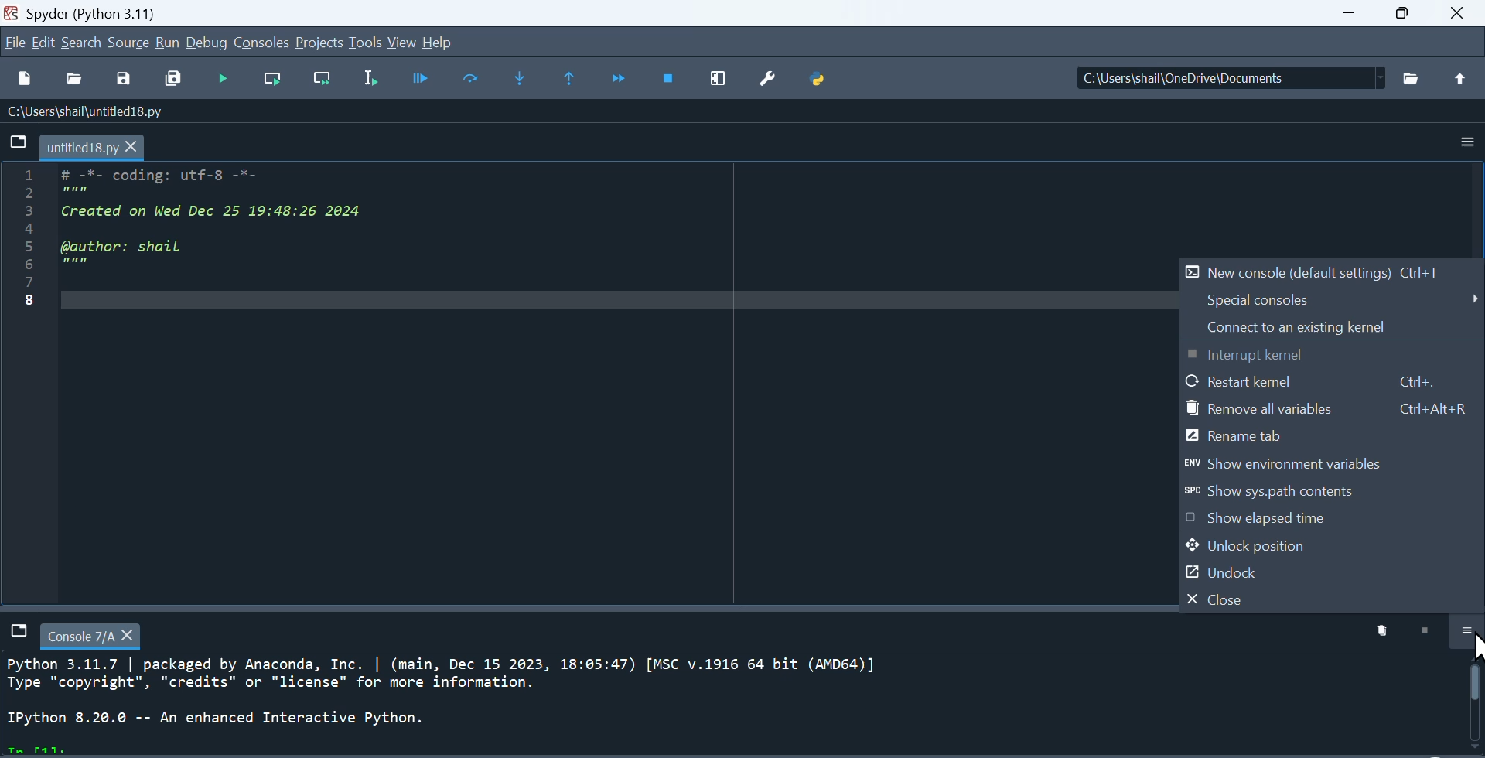 The width and height of the screenshot is (1485, 758). I want to click on restart kernel, so click(1328, 381).